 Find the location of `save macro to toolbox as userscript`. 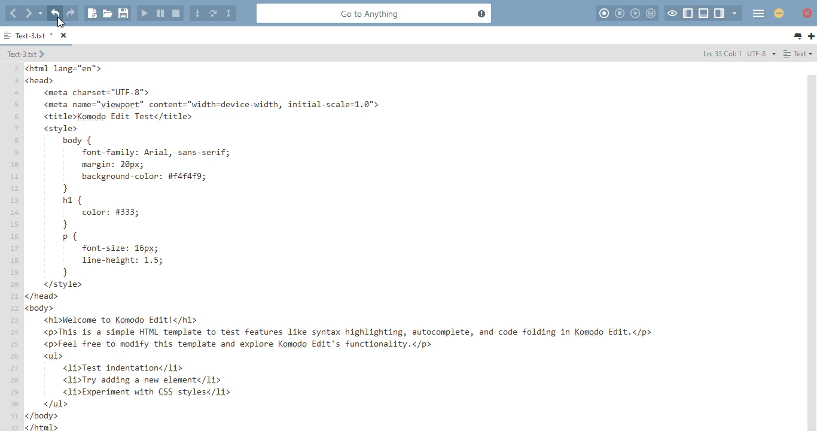

save macro to toolbox as userscript is located at coordinates (651, 13).